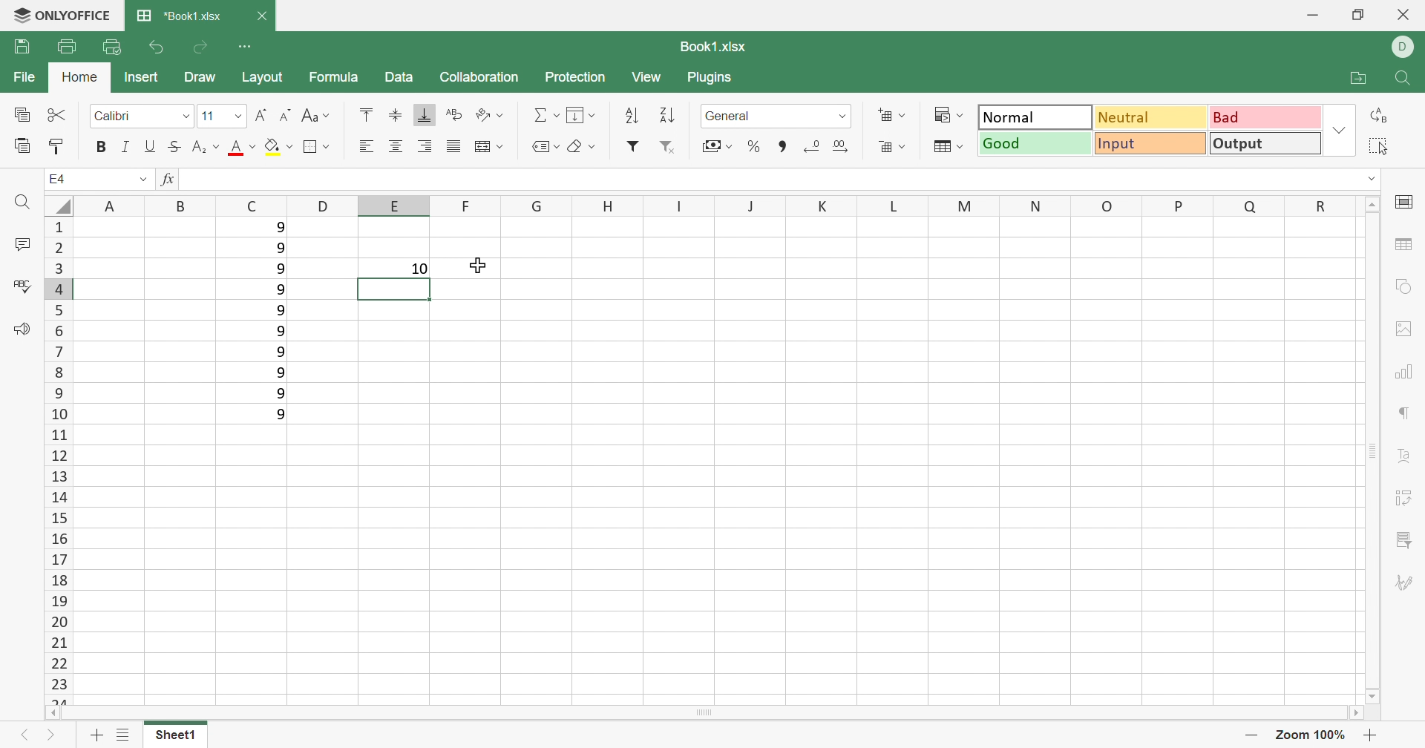 This screenshot has height=748, width=1425. Describe the element at coordinates (21, 283) in the screenshot. I see `Check Spelling` at that location.